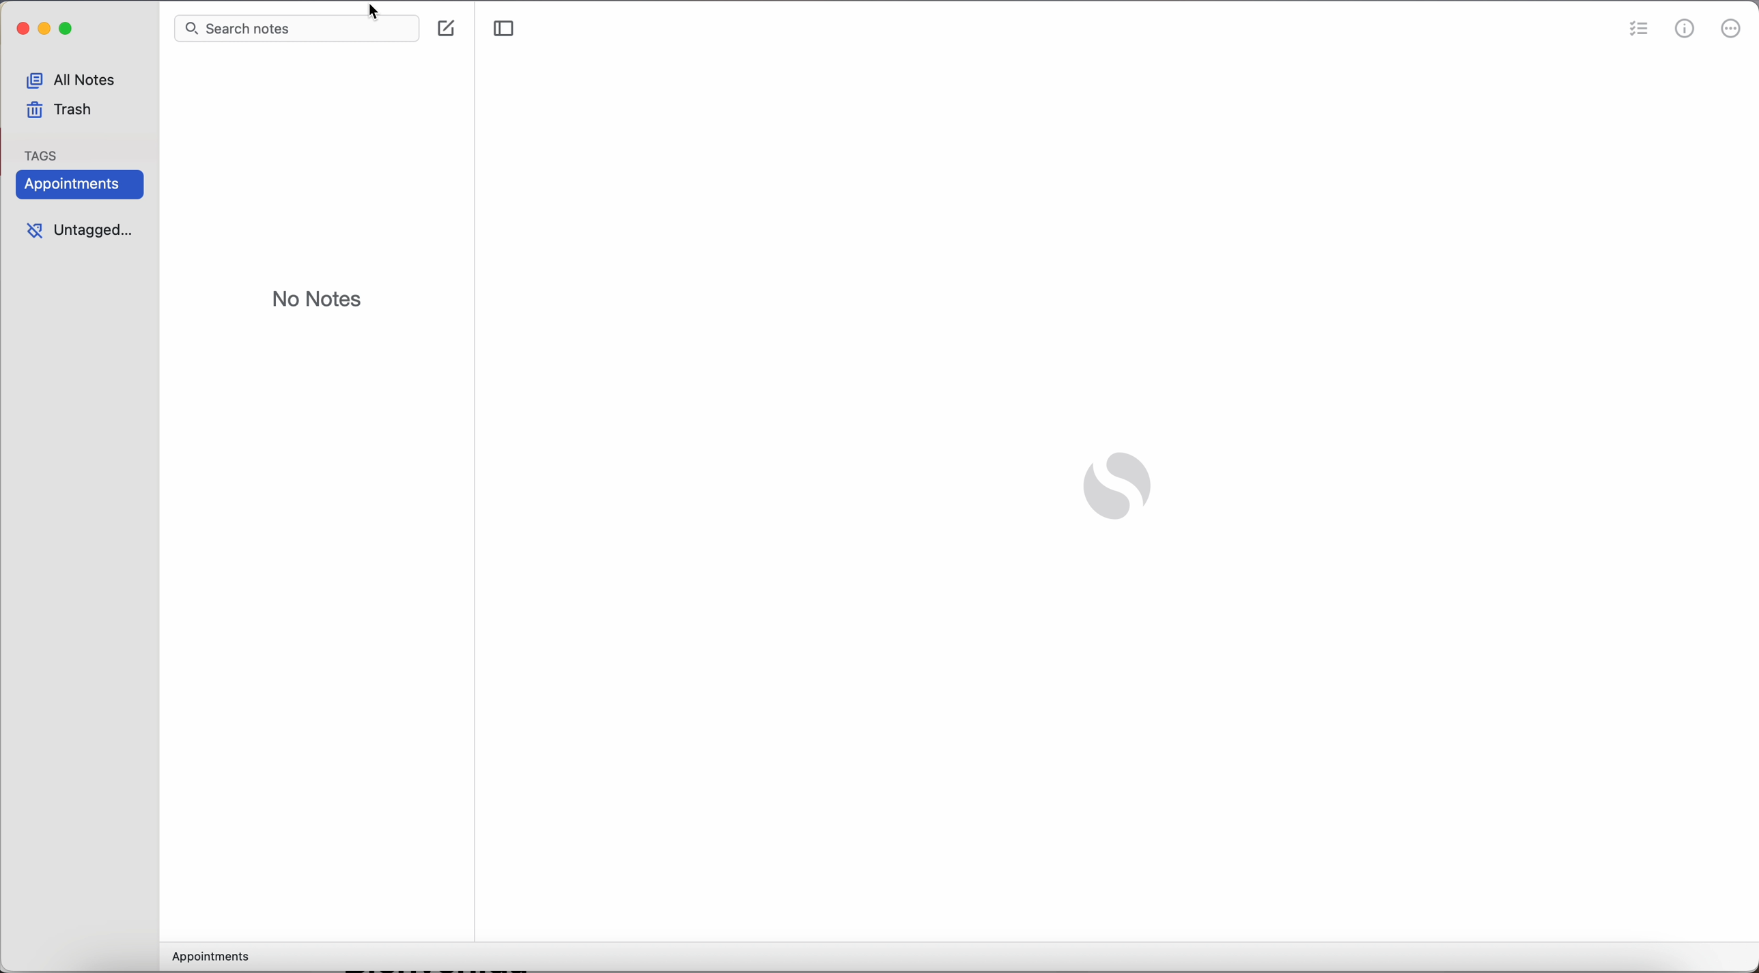 The image size is (1759, 973). What do you see at coordinates (266, 31) in the screenshot?
I see `search bar` at bounding box center [266, 31].